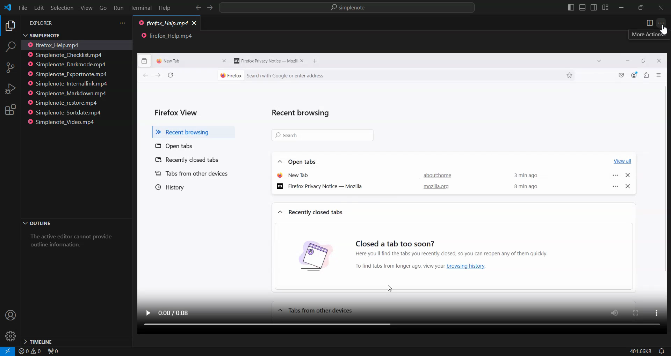  What do you see at coordinates (142, 76) in the screenshot?
I see `go backward one page` at bounding box center [142, 76].